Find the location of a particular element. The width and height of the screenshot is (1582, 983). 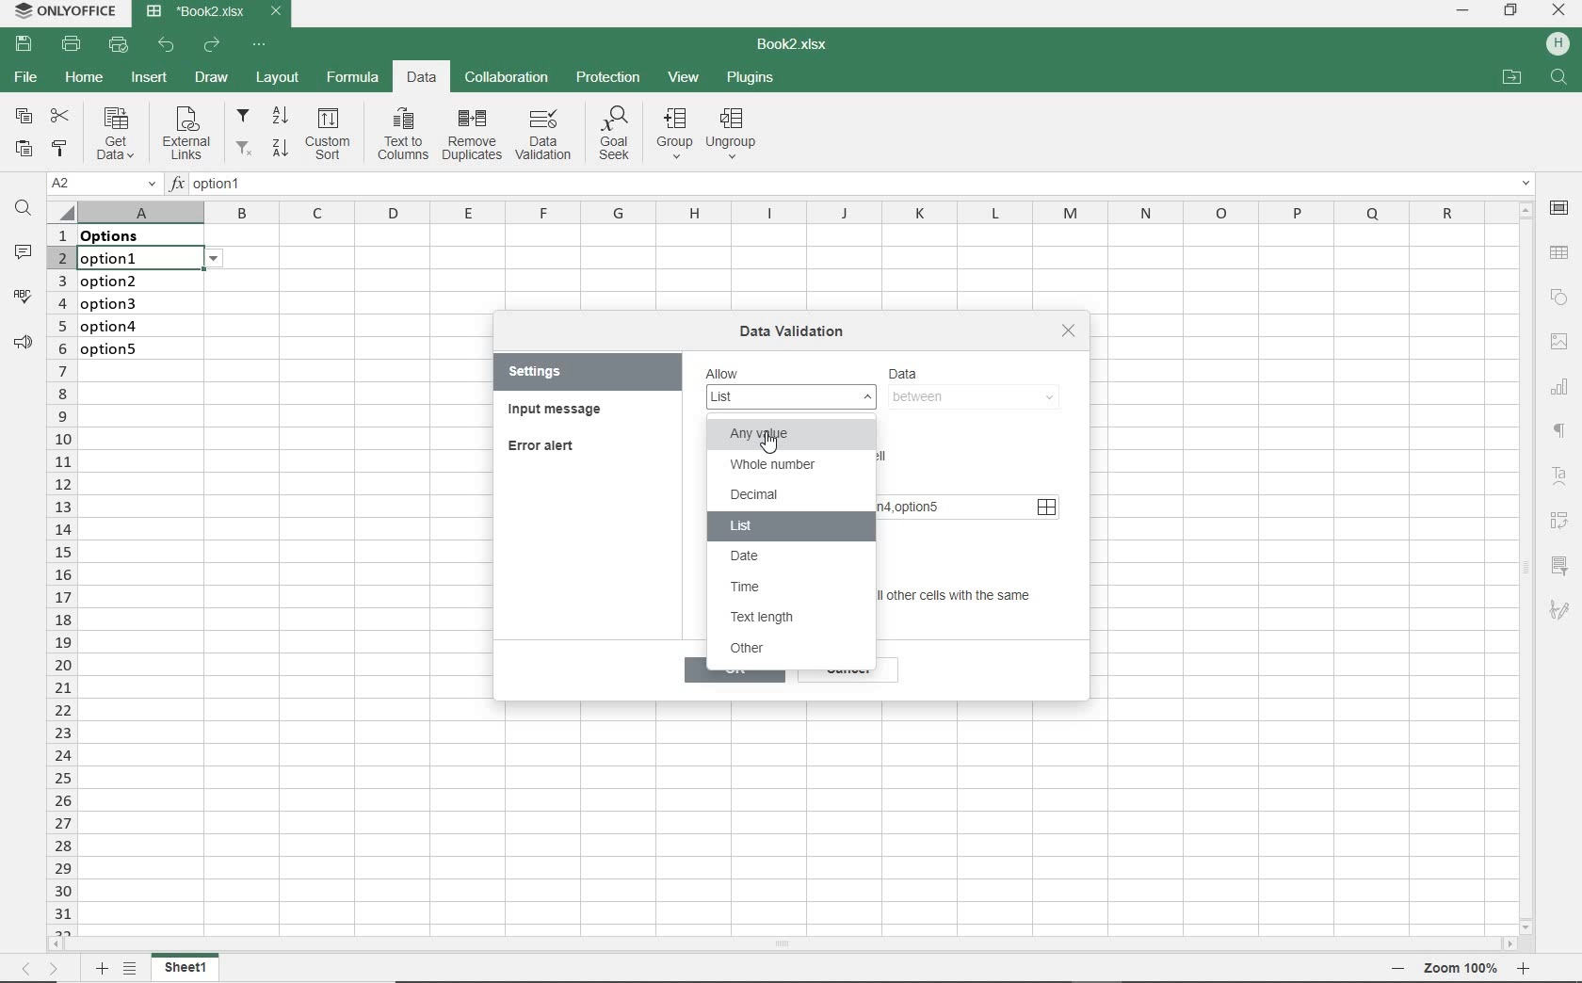

NONPRINTING CHARACTERS is located at coordinates (1562, 432).